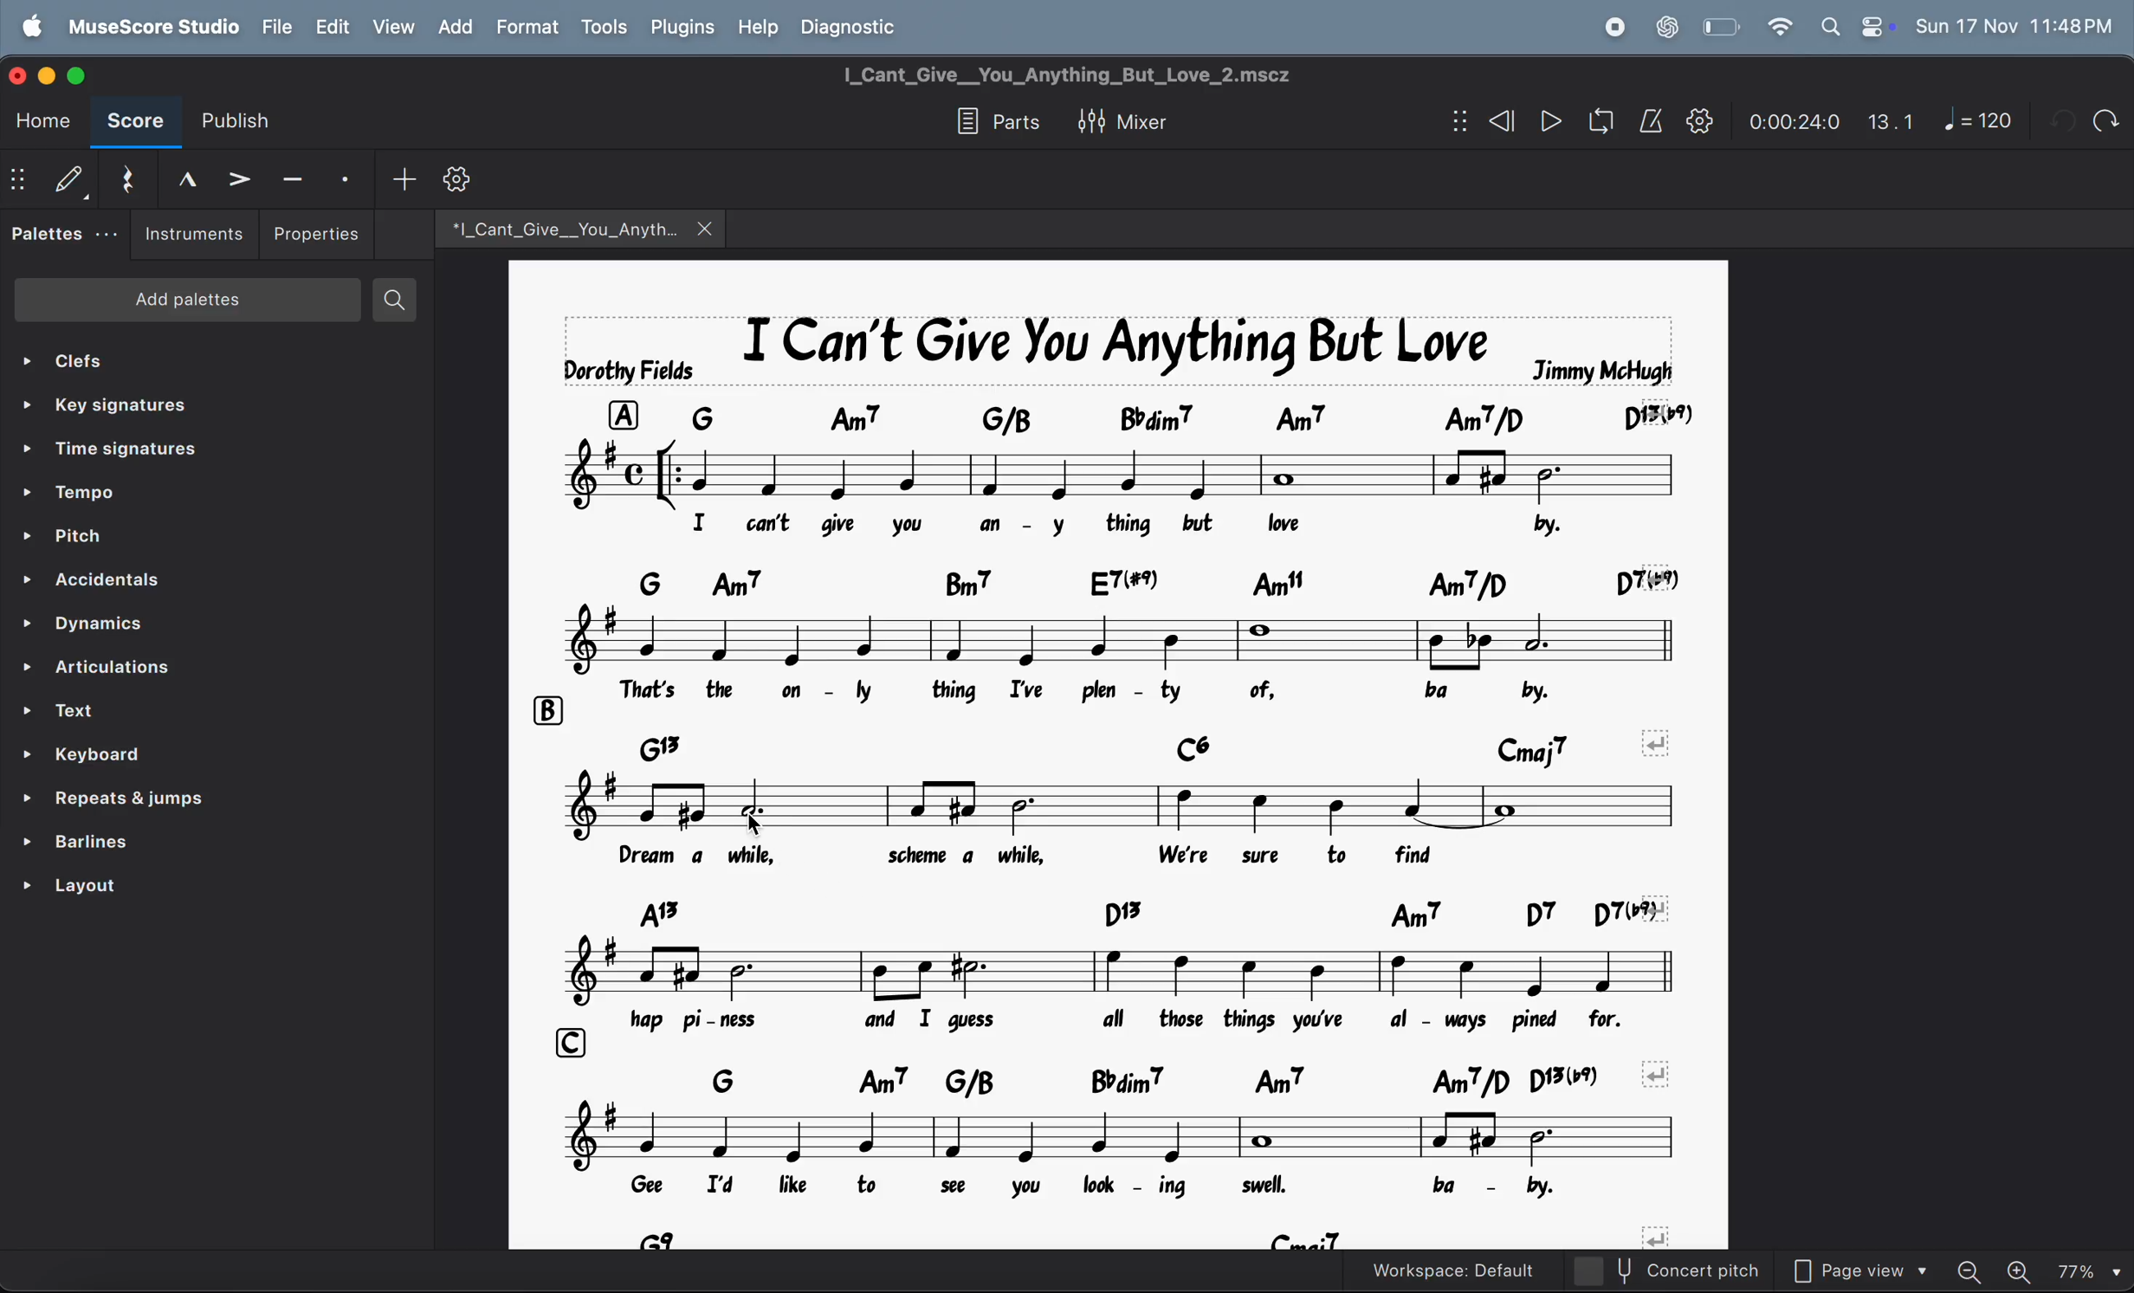 The width and height of the screenshot is (2134, 1293). What do you see at coordinates (1120, 473) in the screenshot?
I see `note` at bounding box center [1120, 473].